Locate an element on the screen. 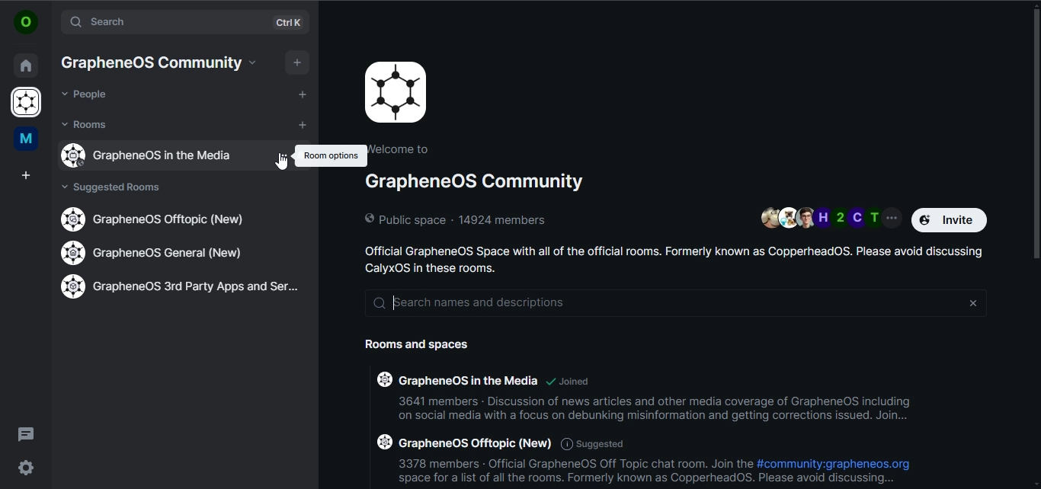 The image size is (1041, 489). room options is located at coordinates (328, 155).